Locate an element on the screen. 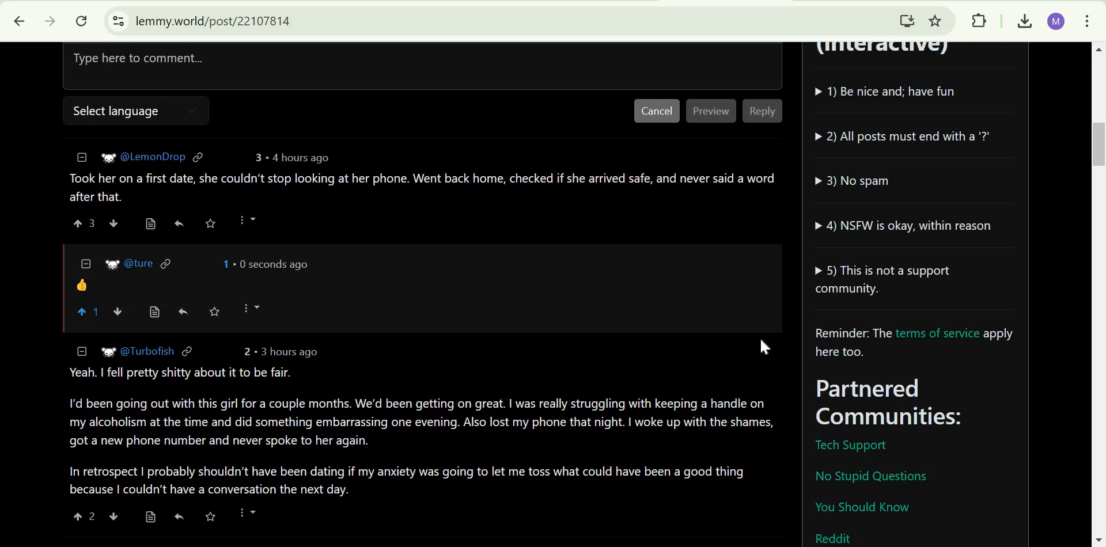 Image resolution: width=1106 pixels, height=547 pixels. customize and control Google Chrome is located at coordinates (1088, 22).